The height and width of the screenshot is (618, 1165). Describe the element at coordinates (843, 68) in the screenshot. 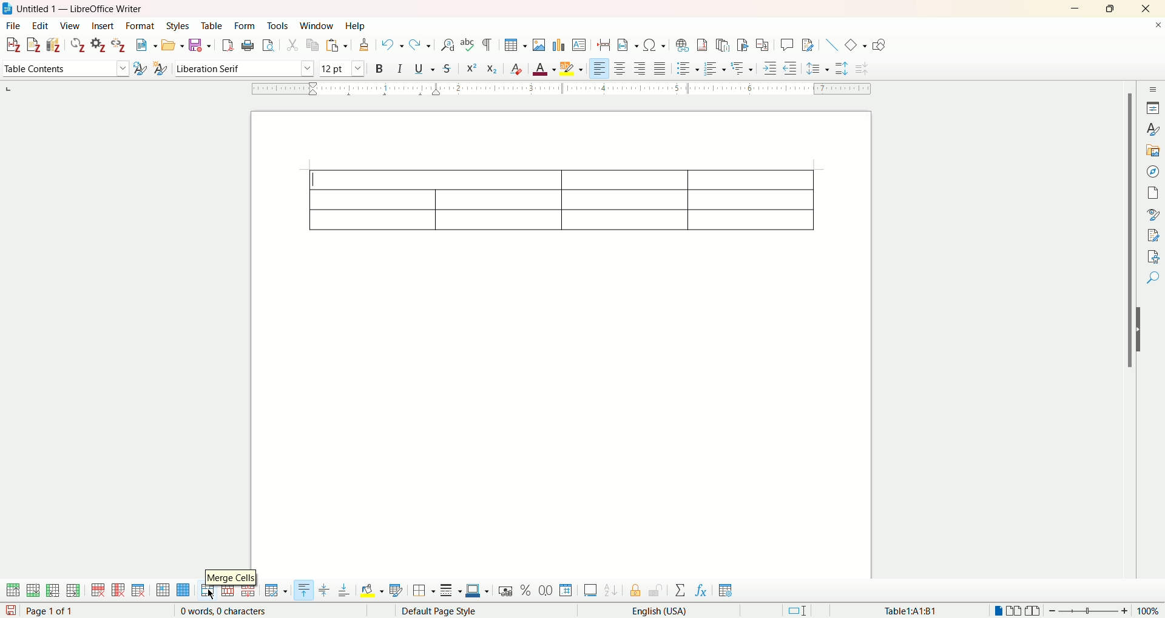

I see `increase paragraph spacing` at that location.